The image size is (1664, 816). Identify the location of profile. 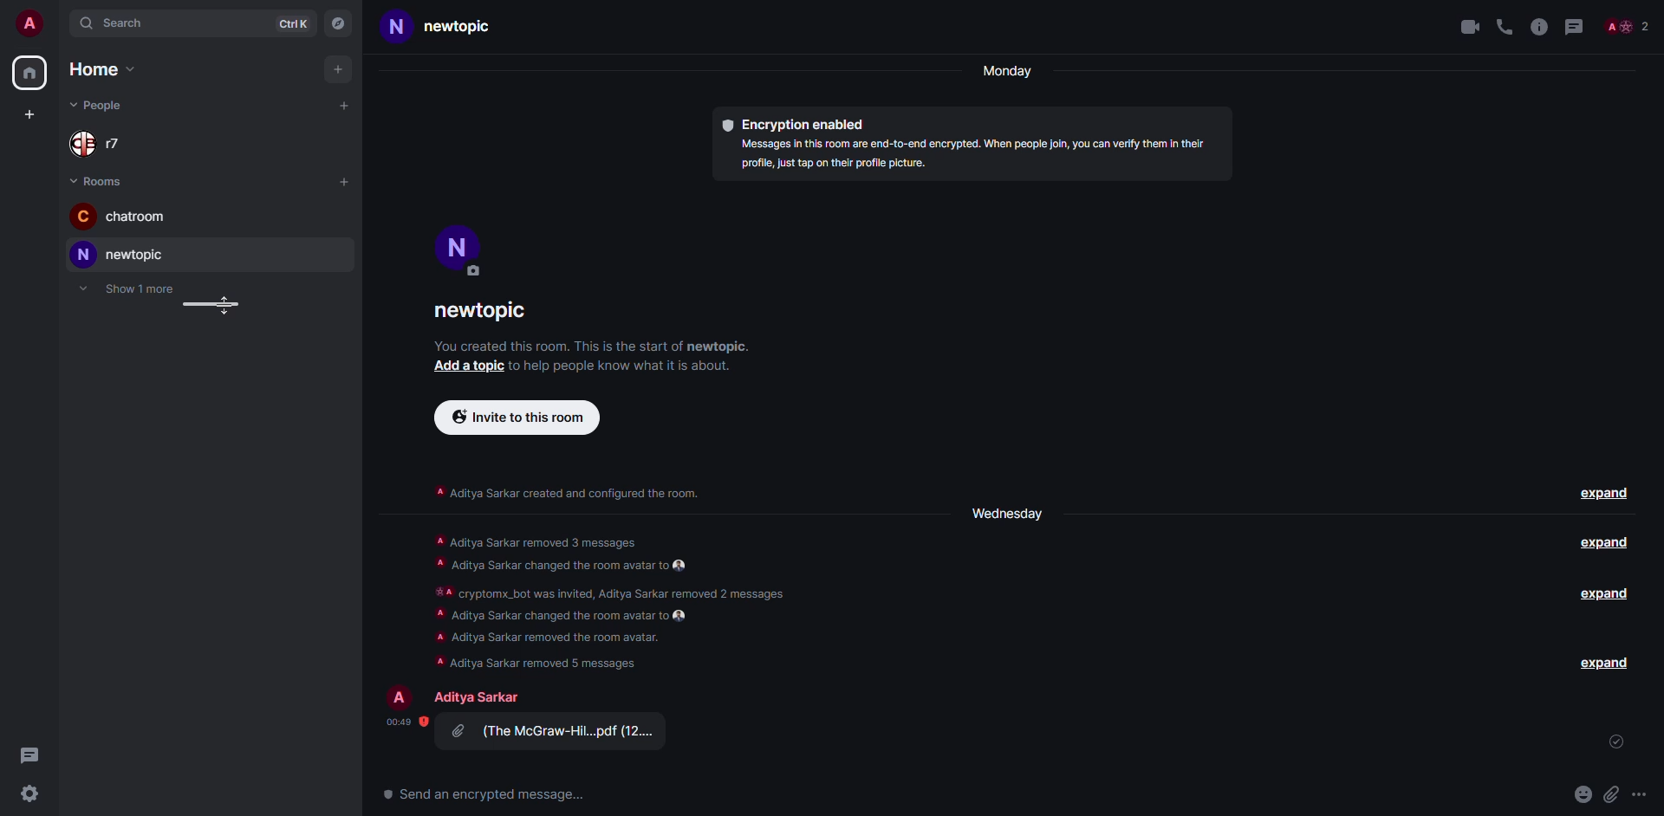
(27, 23).